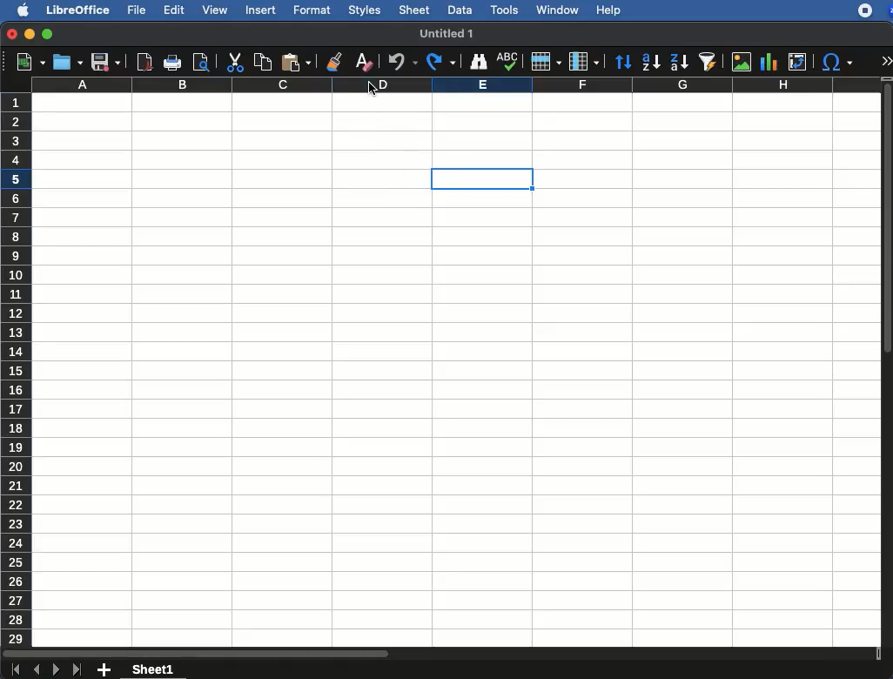 The width and height of the screenshot is (893, 679). Describe the element at coordinates (203, 62) in the screenshot. I see `print preview` at that location.